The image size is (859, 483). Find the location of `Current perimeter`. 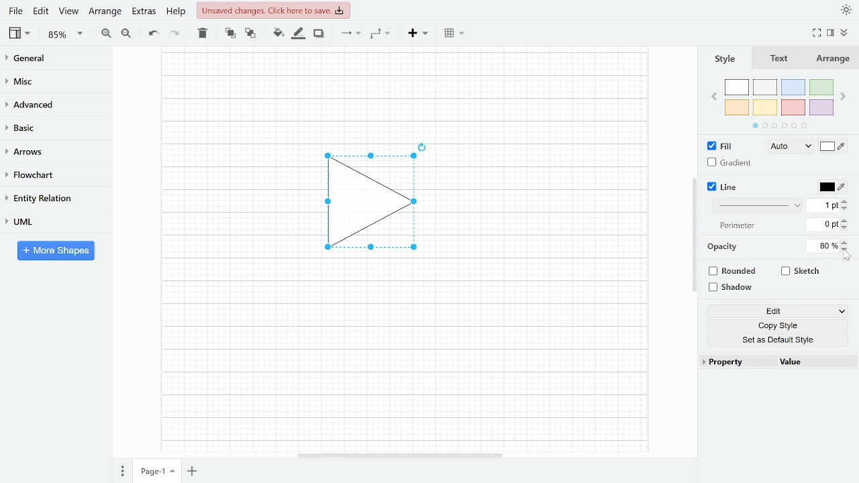

Current perimeter is located at coordinates (823, 226).